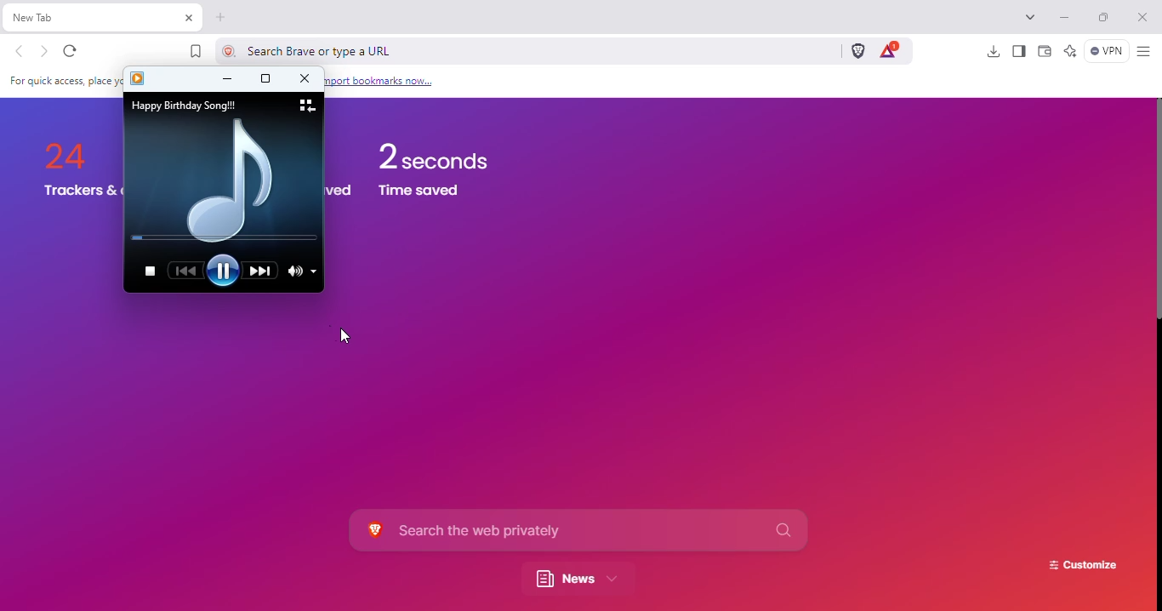  I want to click on , so click(59, 81).